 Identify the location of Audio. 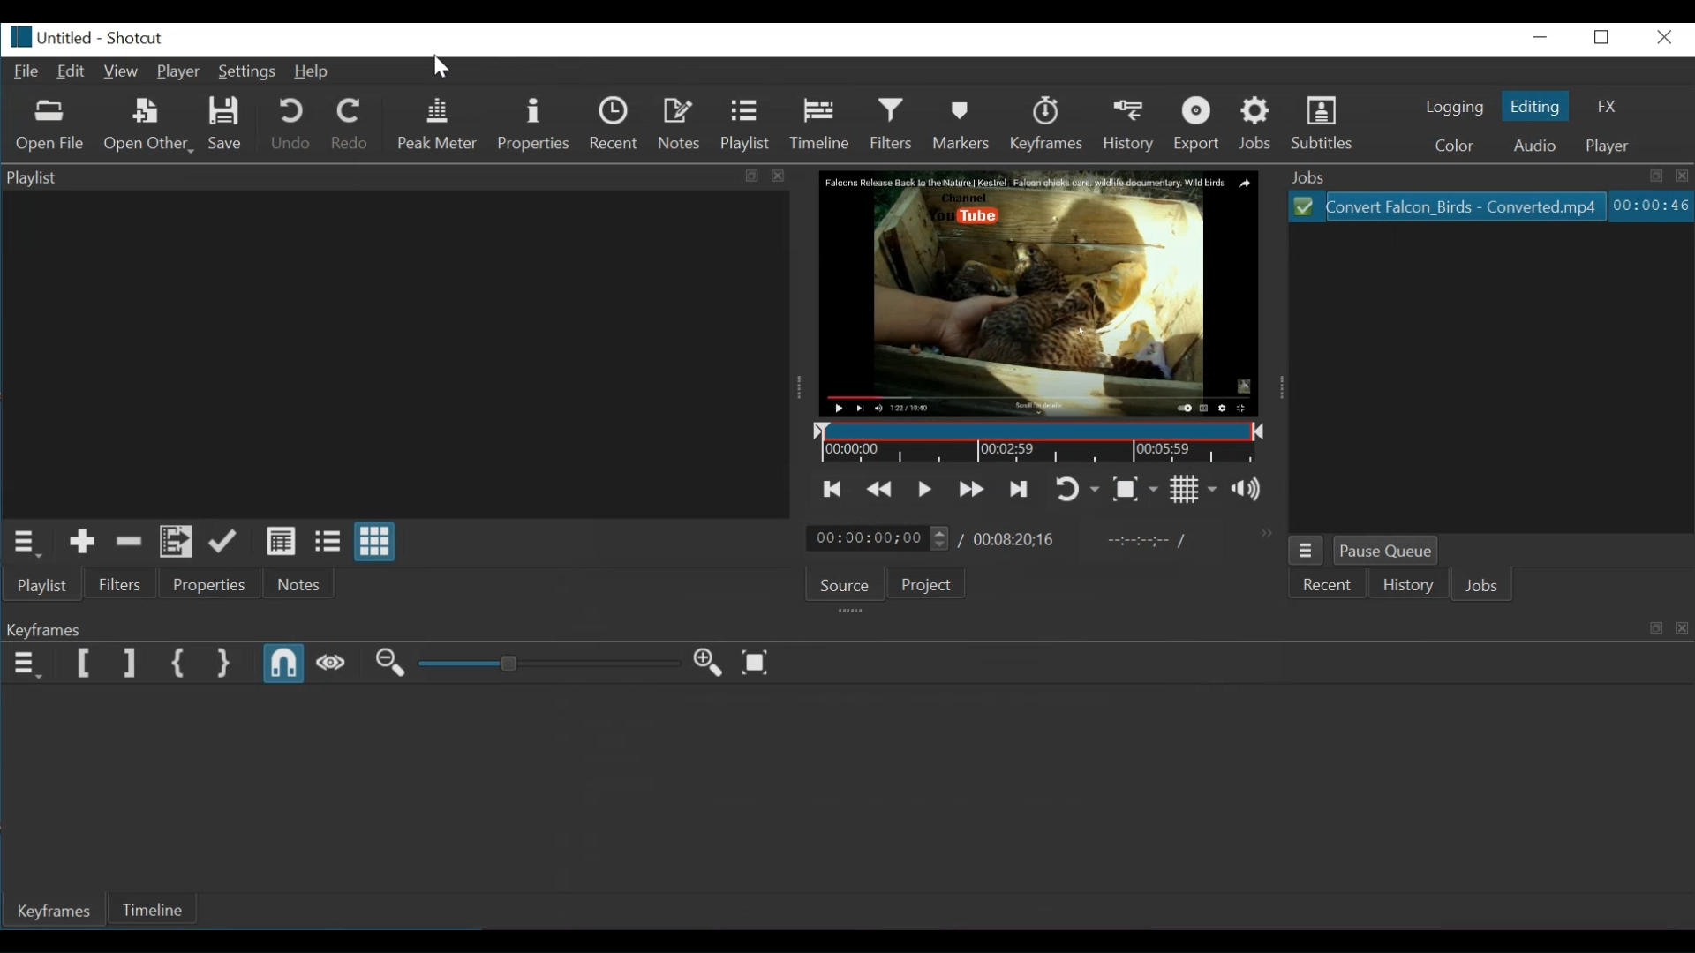
(1537, 147).